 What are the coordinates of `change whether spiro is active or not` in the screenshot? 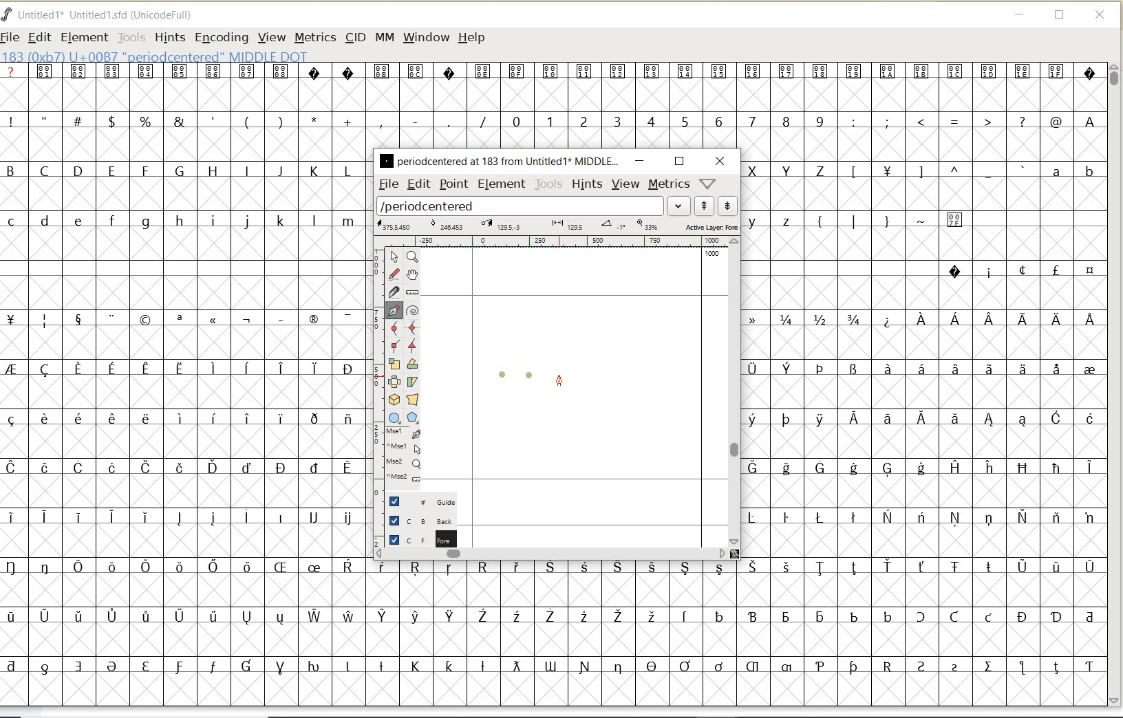 It's located at (412, 309).